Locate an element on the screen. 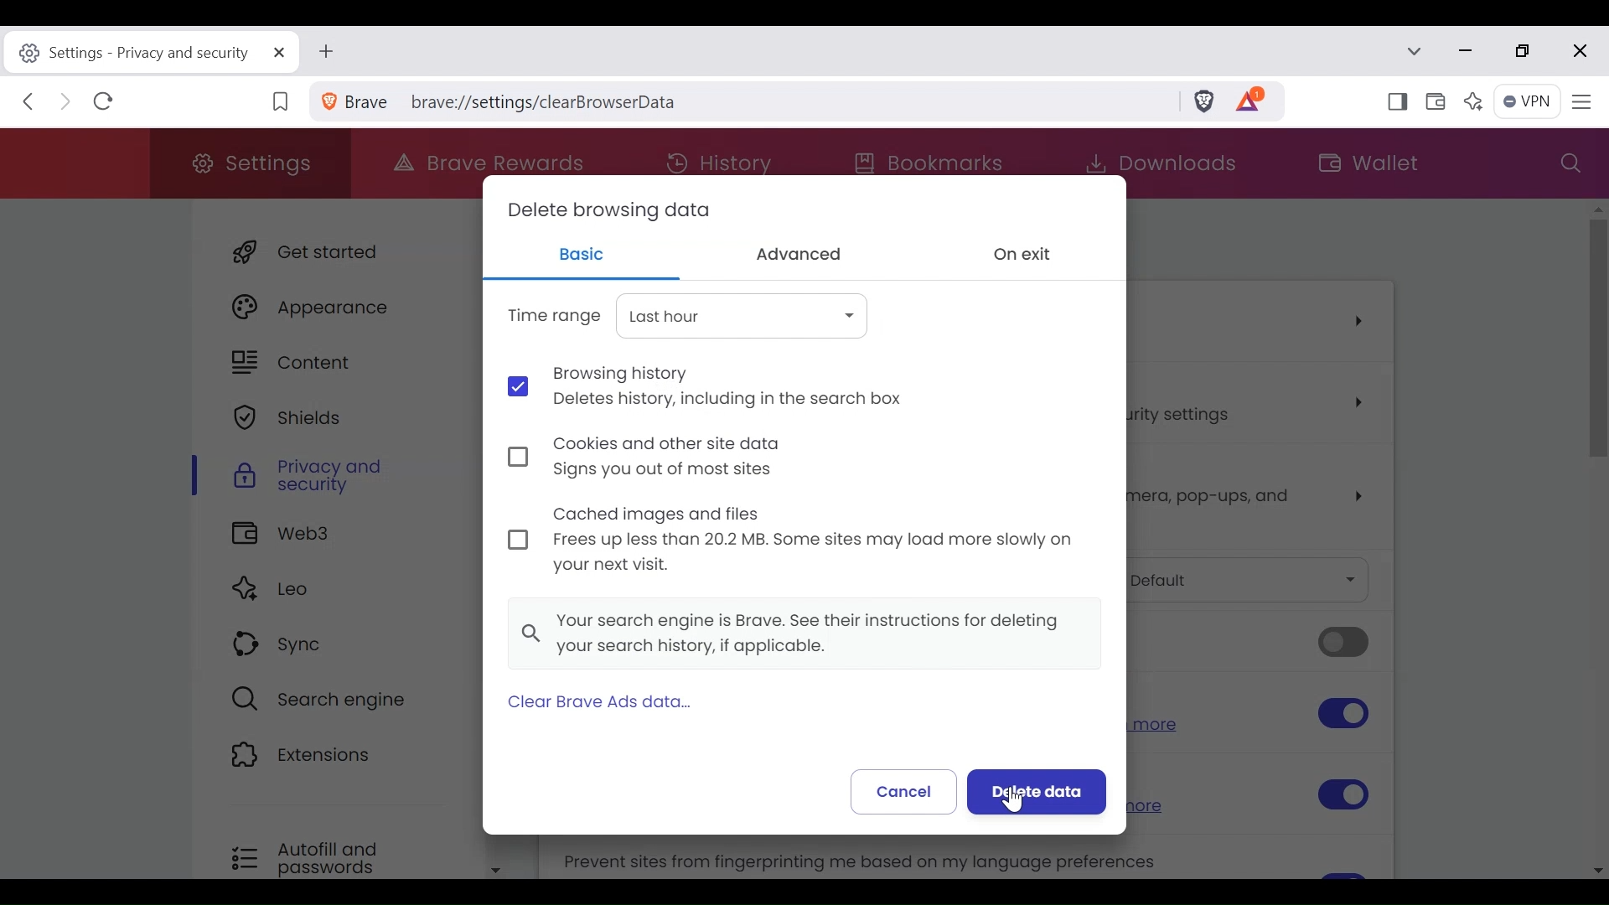 The width and height of the screenshot is (1609, 905). Your search engine is Brave. See their instructions for deleting
your search history, if applicable. is located at coordinates (788, 632).